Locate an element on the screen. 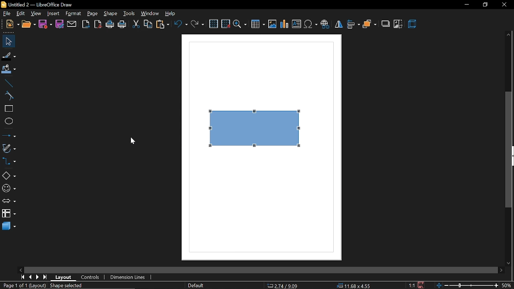 The height and width of the screenshot is (289, 514). cut is located at coordinates (136, 24).